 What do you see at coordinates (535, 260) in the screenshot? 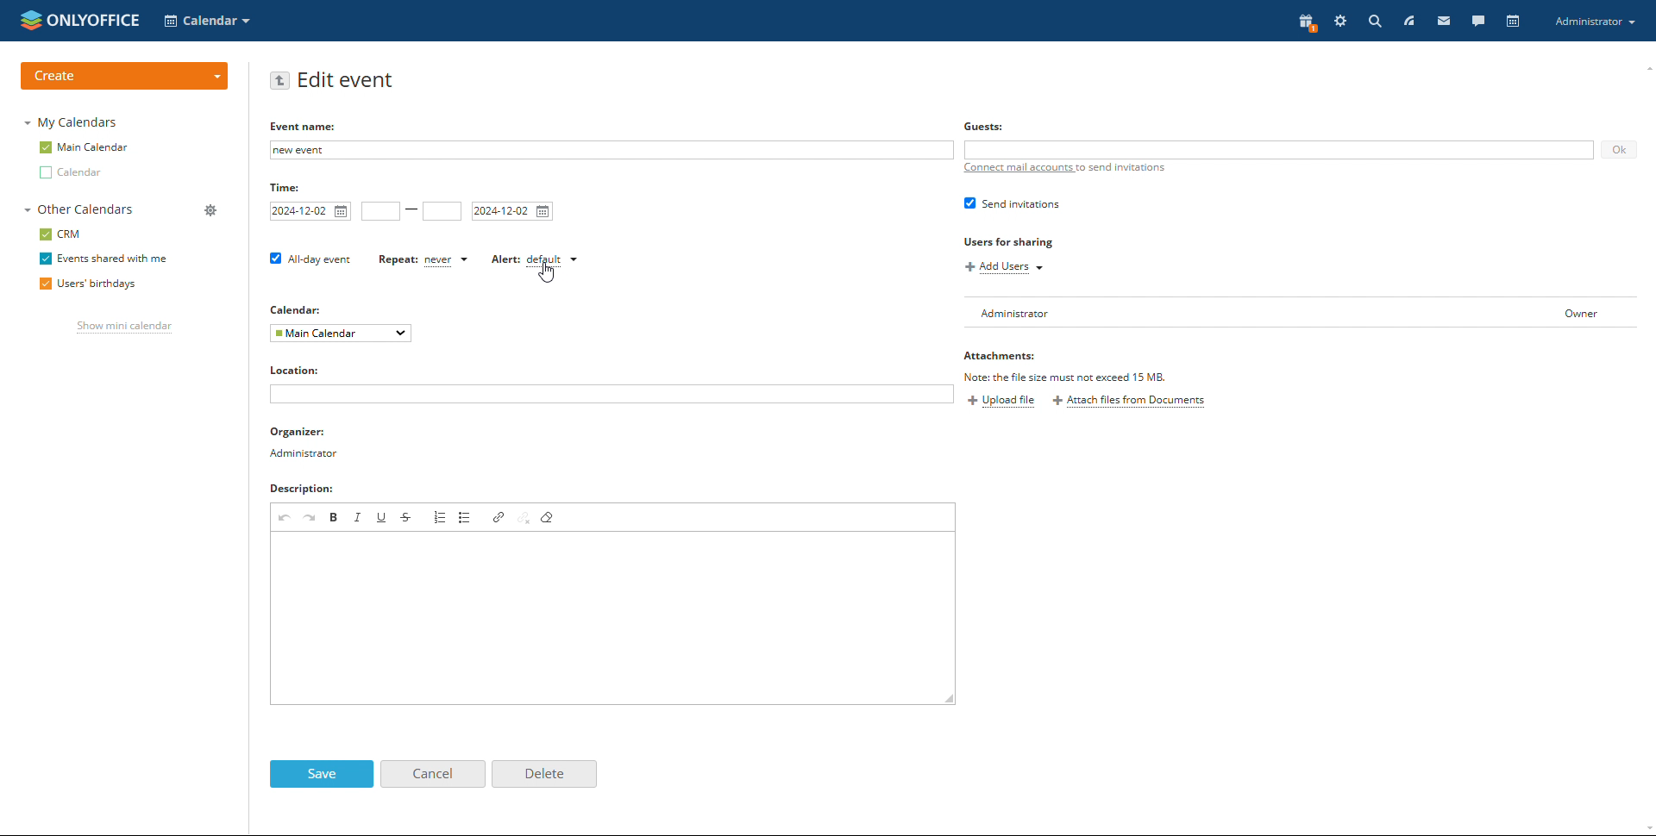
I see `set alert` at bounding box center [535, 260].